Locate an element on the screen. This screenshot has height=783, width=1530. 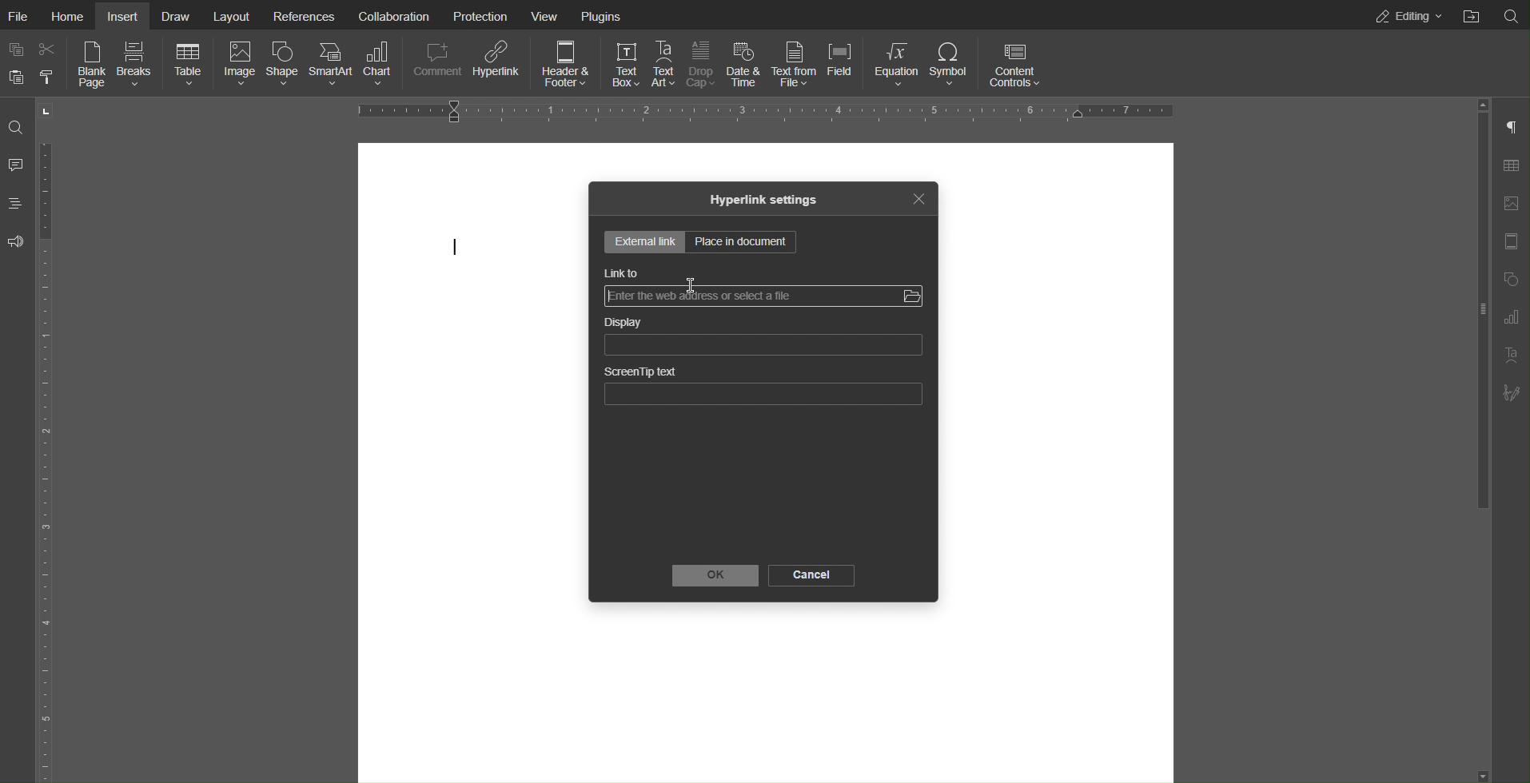
cursor is located at coordinates (456, 245).